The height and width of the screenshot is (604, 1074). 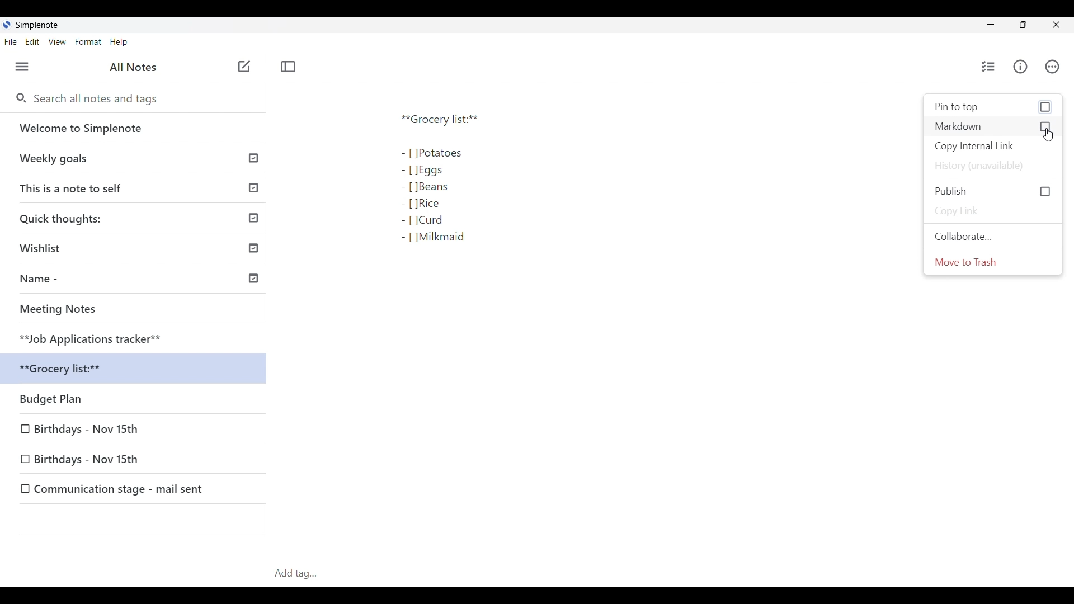 I want to click on File, so click(x=11, y=41).